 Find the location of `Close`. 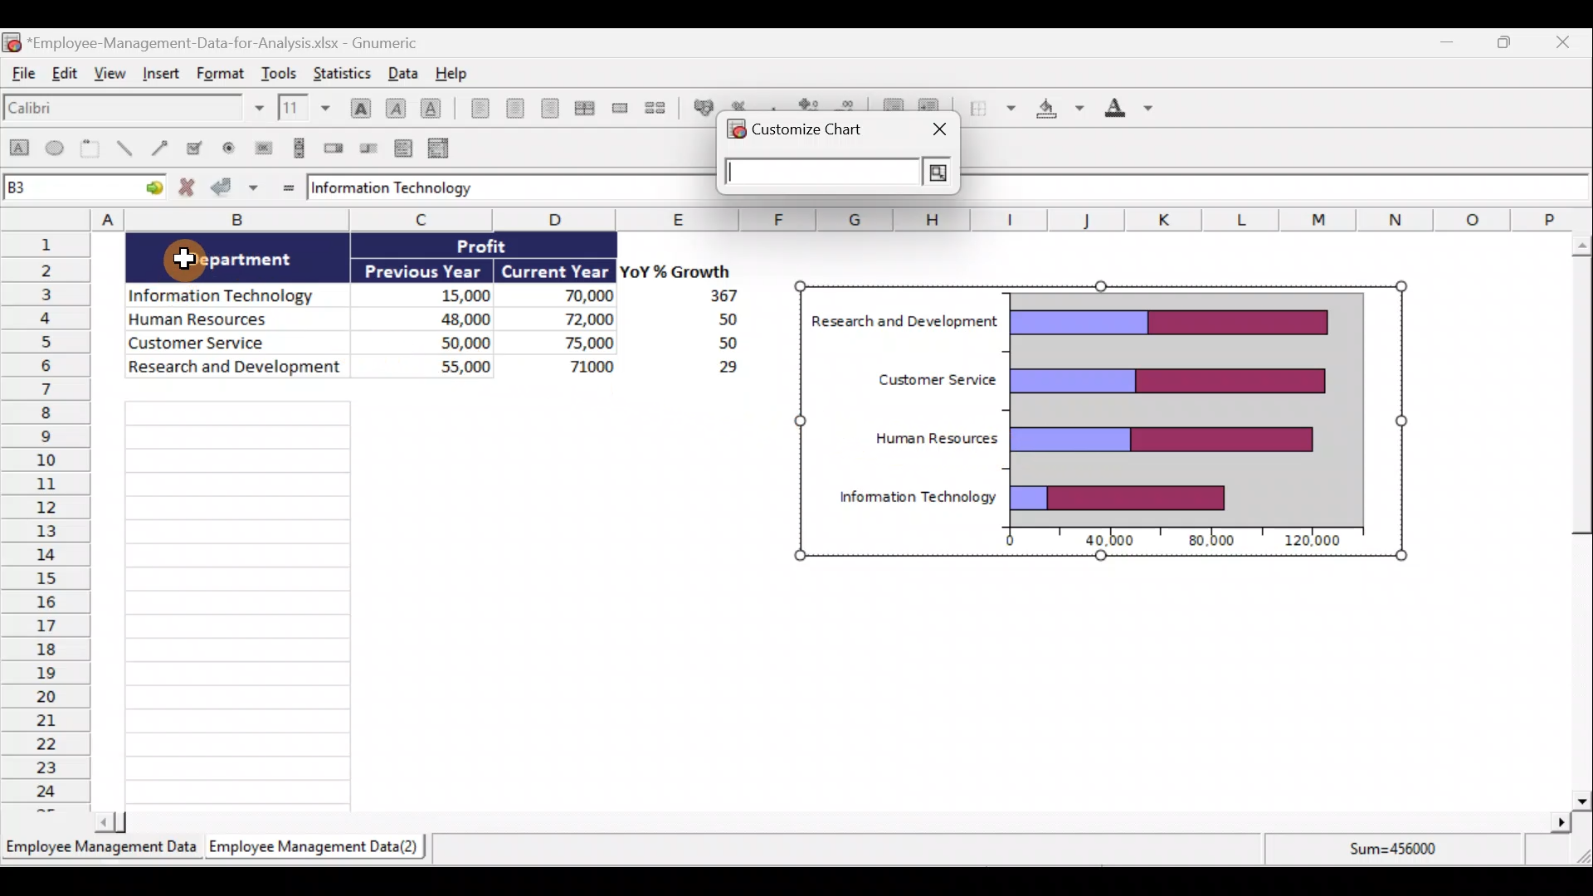

Close is located at coordinates (936, 128).